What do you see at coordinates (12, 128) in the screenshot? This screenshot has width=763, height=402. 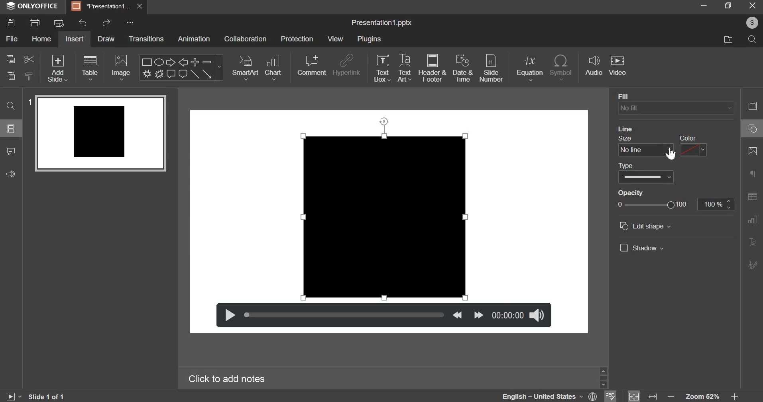 I see `slide menu` at bounding box center [12, 128].